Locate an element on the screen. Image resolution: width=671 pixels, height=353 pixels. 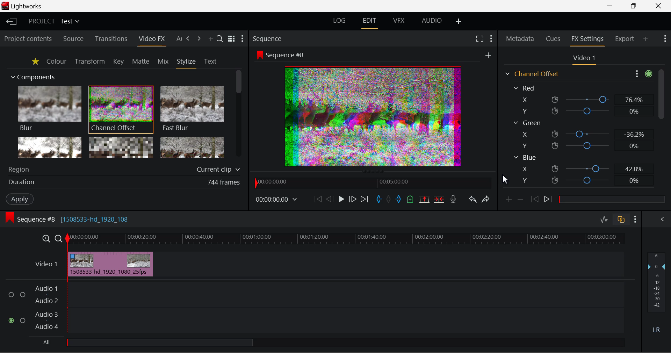
Source is located at coordinates (74, 38).